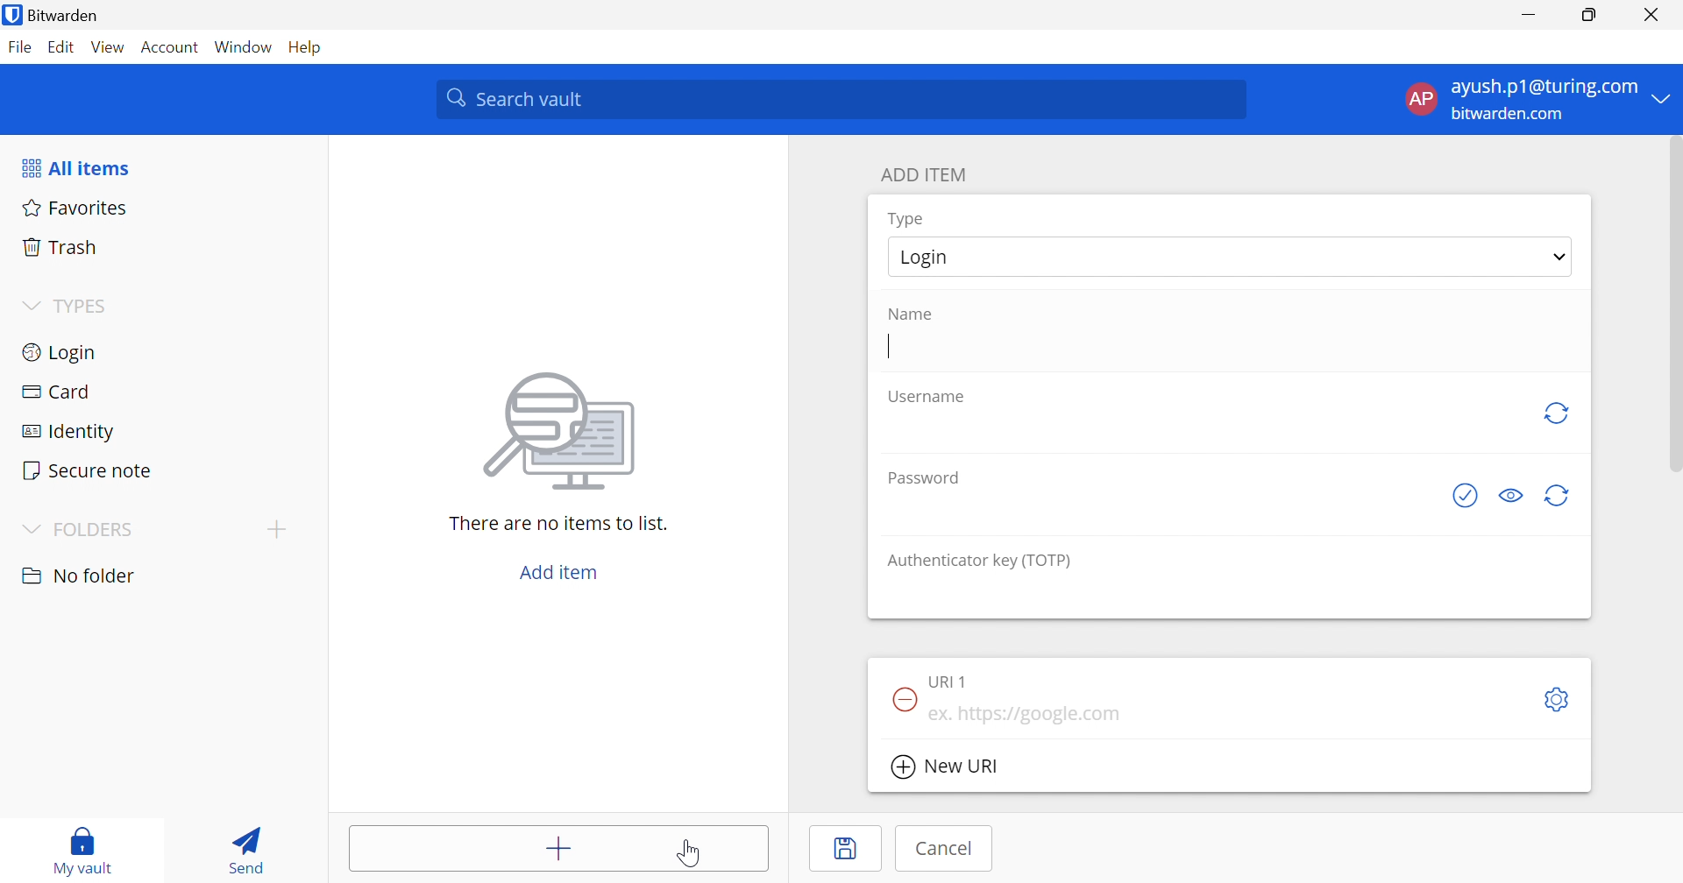 The height and width of the screenshot is (883, 1683). I want to click on Authenticator key (TOTP), so click(979, 561).